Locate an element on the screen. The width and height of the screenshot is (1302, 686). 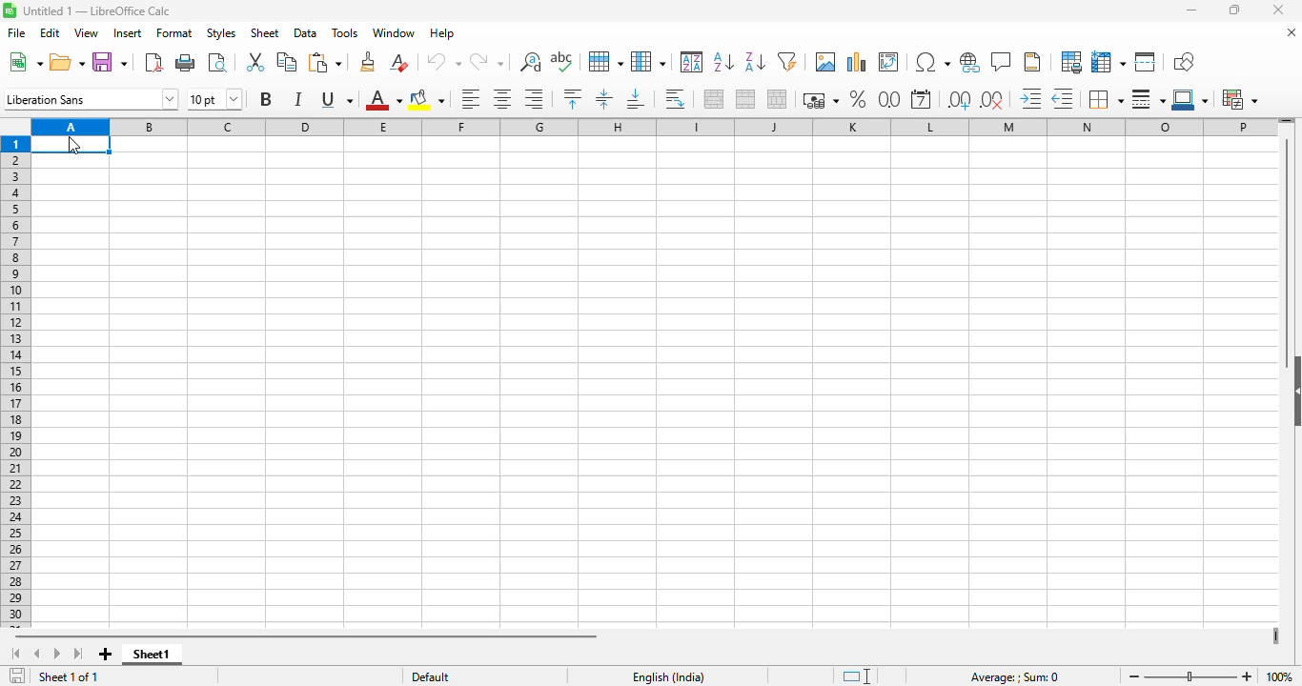
format as date is located at coordinates (921, 99).